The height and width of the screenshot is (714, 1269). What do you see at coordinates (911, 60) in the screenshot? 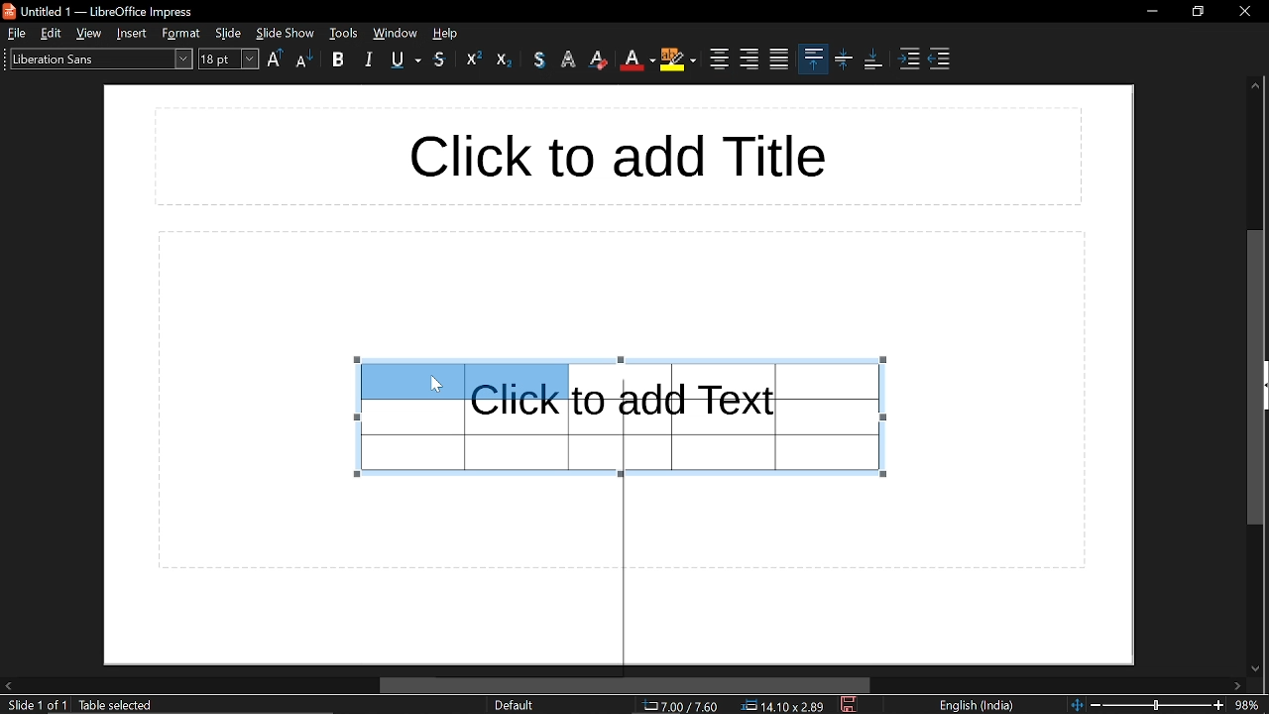
I see `Increase indent ` at bounding box center [911, 60].